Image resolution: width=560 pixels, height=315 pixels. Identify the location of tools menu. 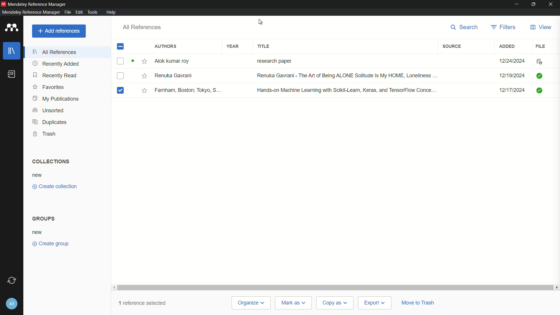
(93, 12).